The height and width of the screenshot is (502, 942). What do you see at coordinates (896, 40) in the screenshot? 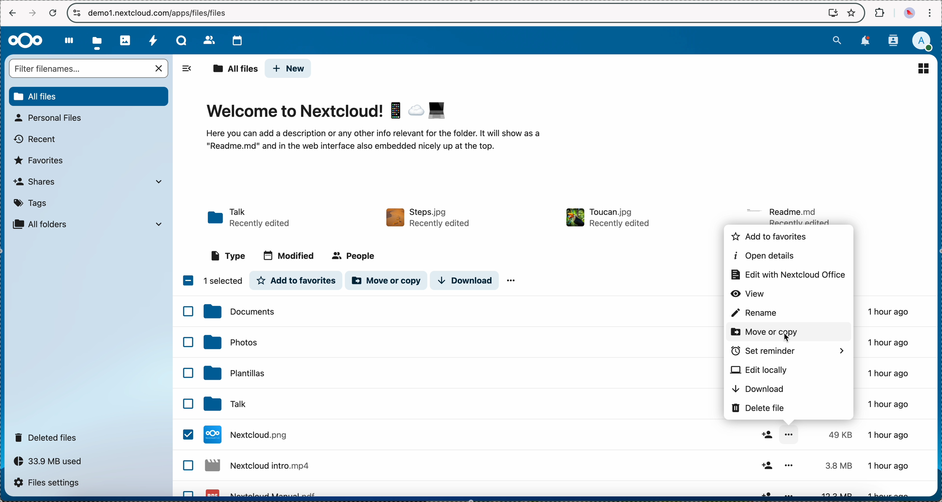
I see `contacts` at bounding box center [896, 40].